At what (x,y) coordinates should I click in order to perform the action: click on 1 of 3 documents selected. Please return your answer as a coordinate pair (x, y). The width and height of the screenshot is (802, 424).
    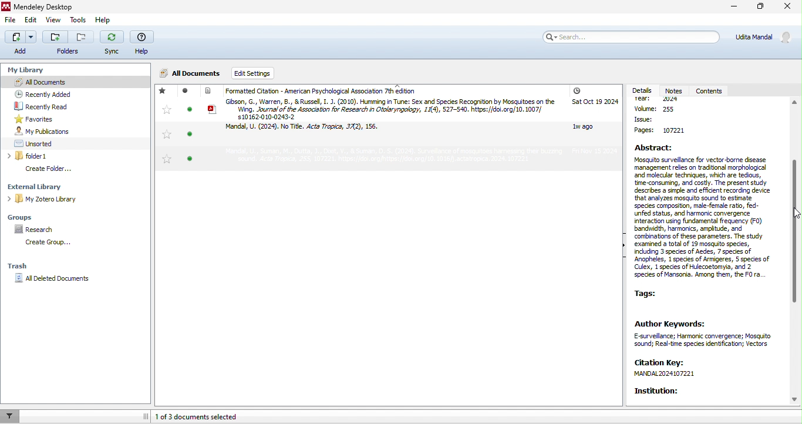
    Looking at the image, I should click on (211, 416).